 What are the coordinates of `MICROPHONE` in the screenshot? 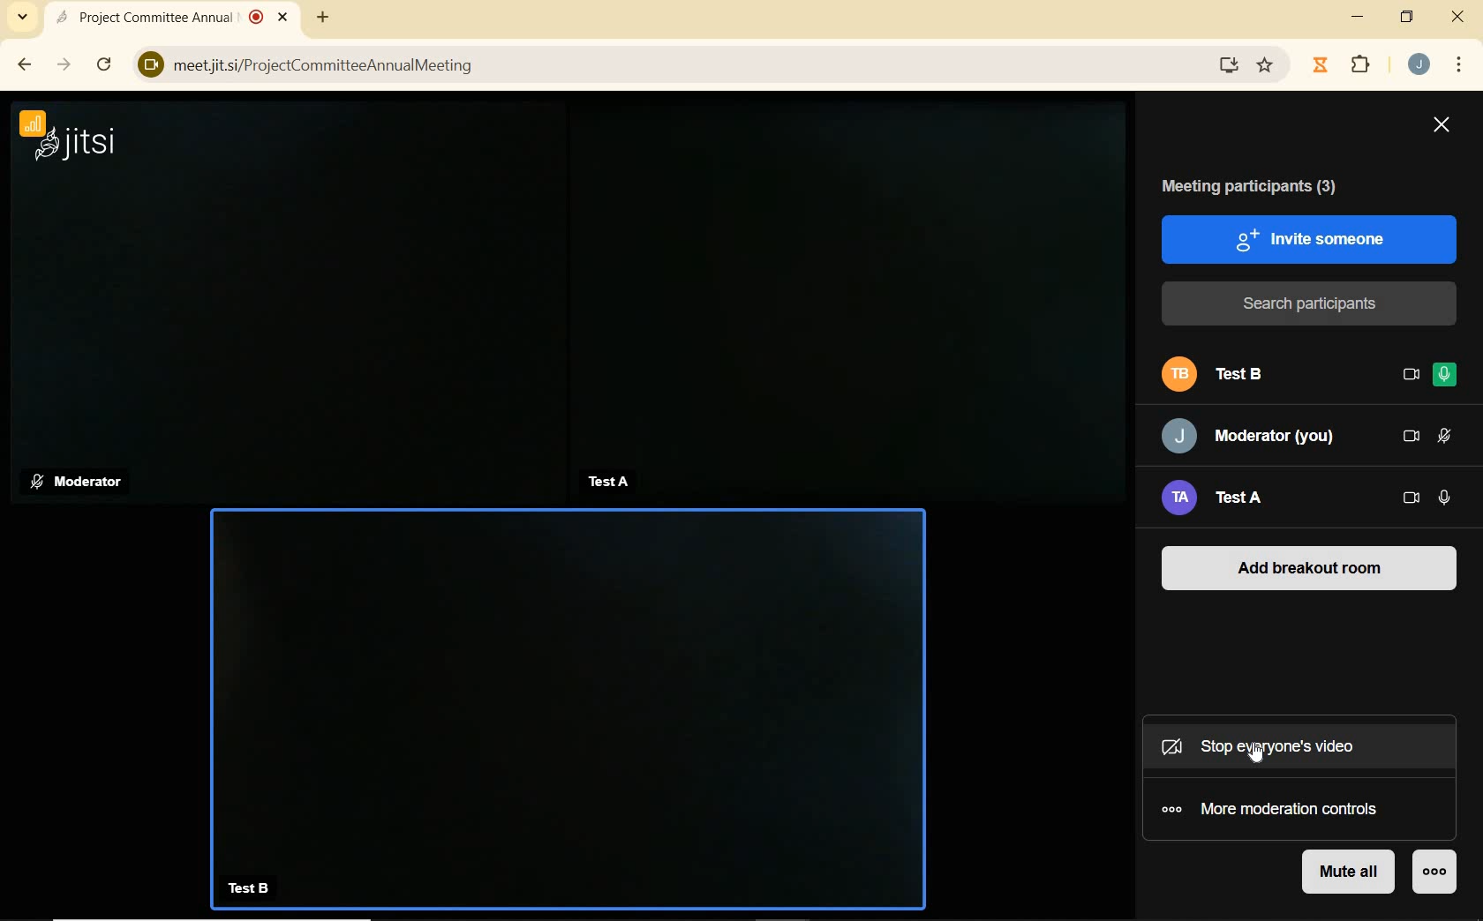 It's located at (1446, 498).